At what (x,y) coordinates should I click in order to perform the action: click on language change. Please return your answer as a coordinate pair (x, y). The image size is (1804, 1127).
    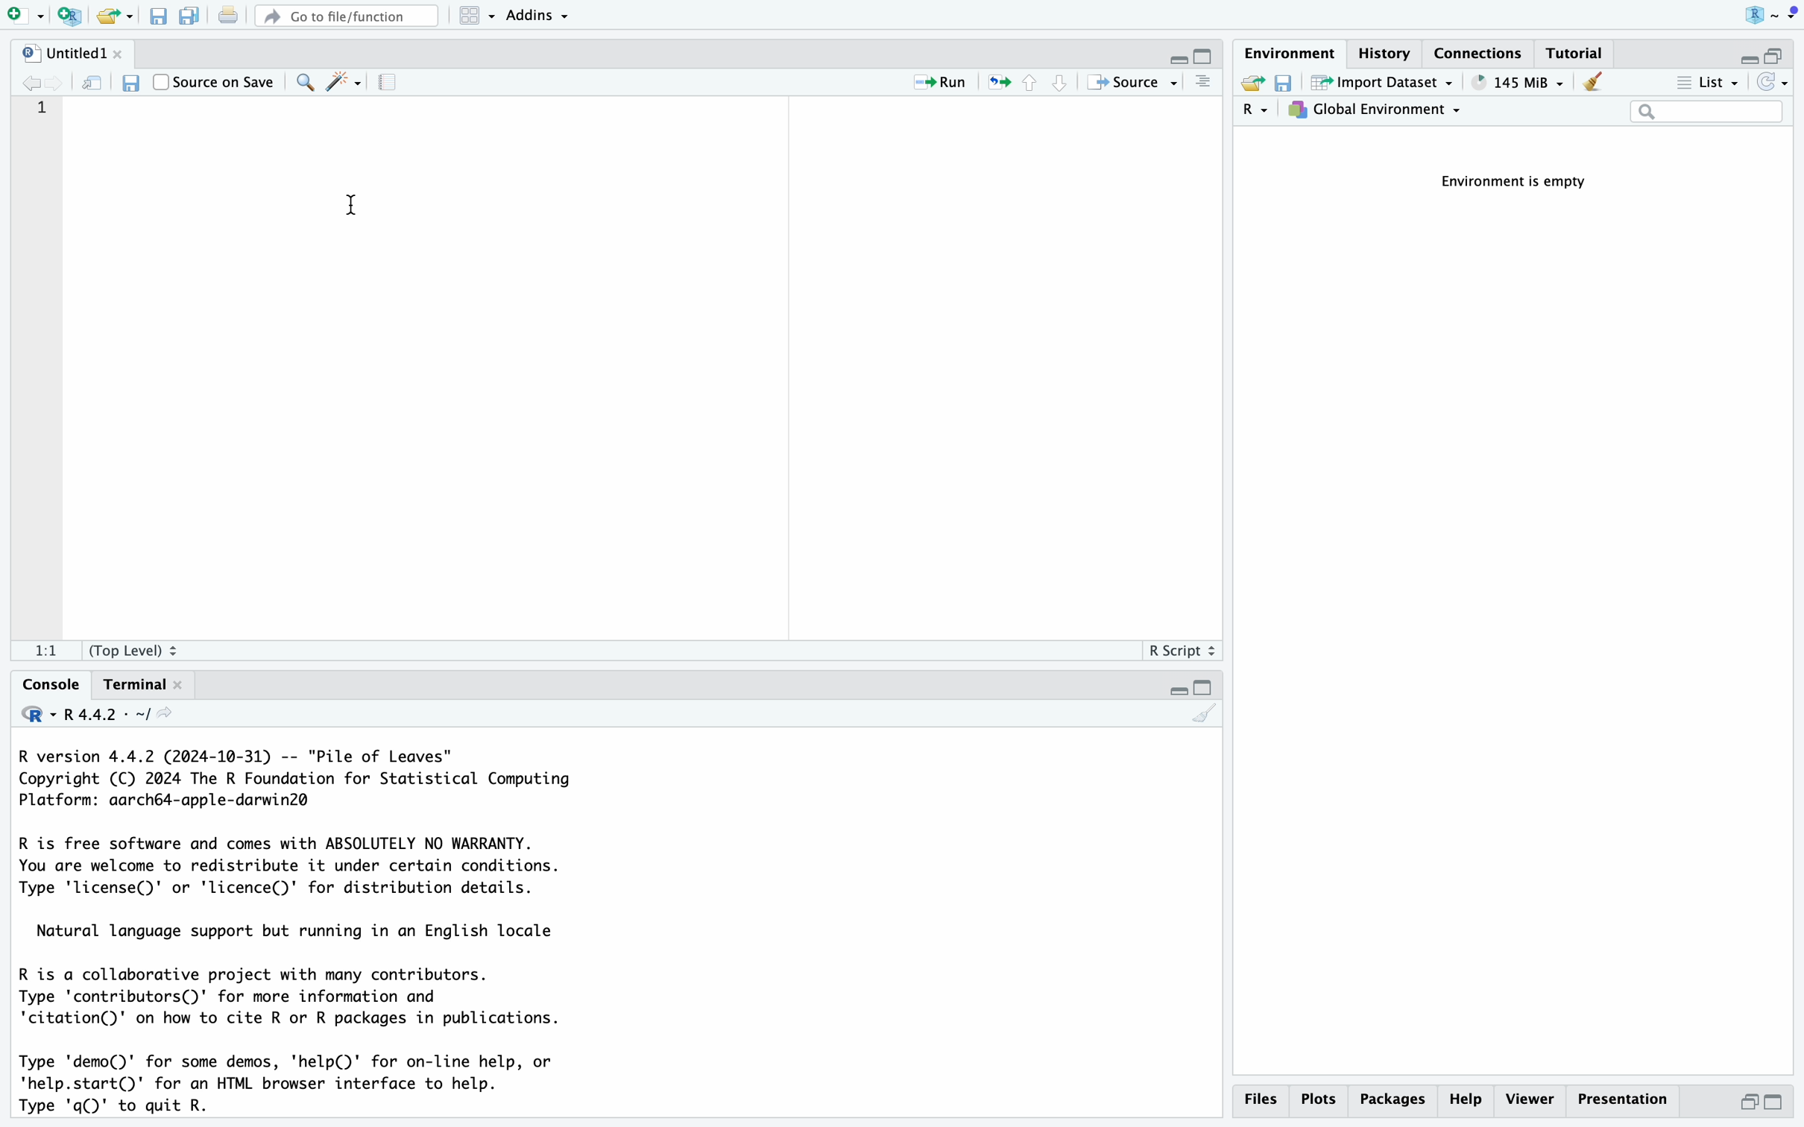
    Looking at the image, I should click on (31, 713).